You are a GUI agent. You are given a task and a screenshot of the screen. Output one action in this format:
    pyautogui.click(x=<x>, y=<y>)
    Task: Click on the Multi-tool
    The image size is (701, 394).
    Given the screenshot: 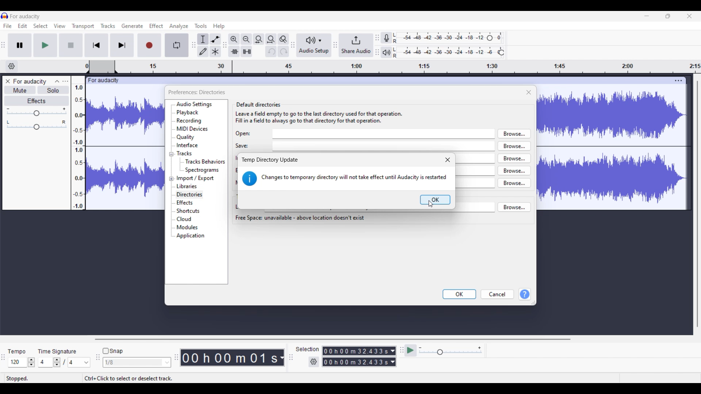 What is the action you would take?
    pyautogui.click(x=215, y=51)
    